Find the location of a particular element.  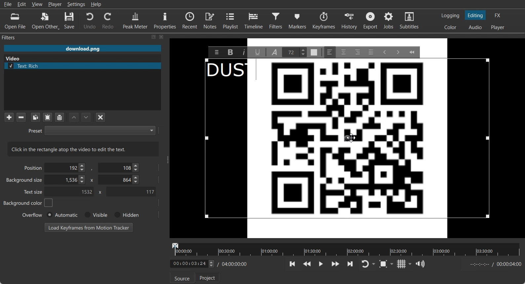

Left is located at coordinates (330, 52).